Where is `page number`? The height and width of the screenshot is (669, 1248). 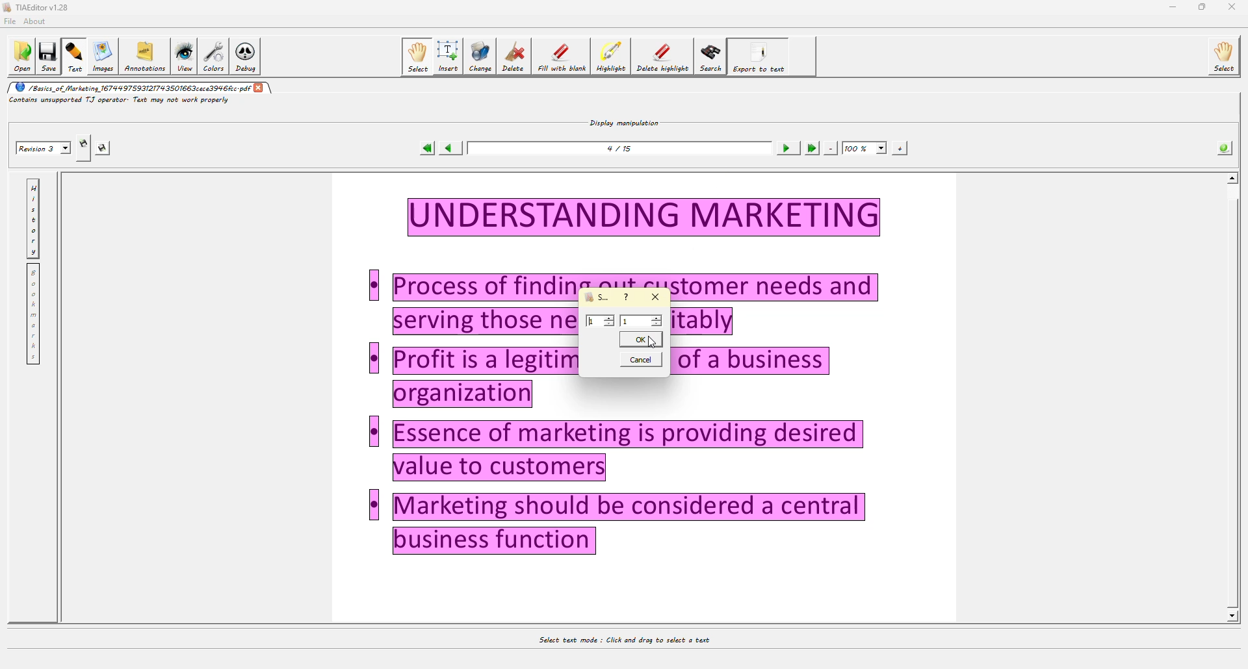 page number is located at coordinates (622, 148).